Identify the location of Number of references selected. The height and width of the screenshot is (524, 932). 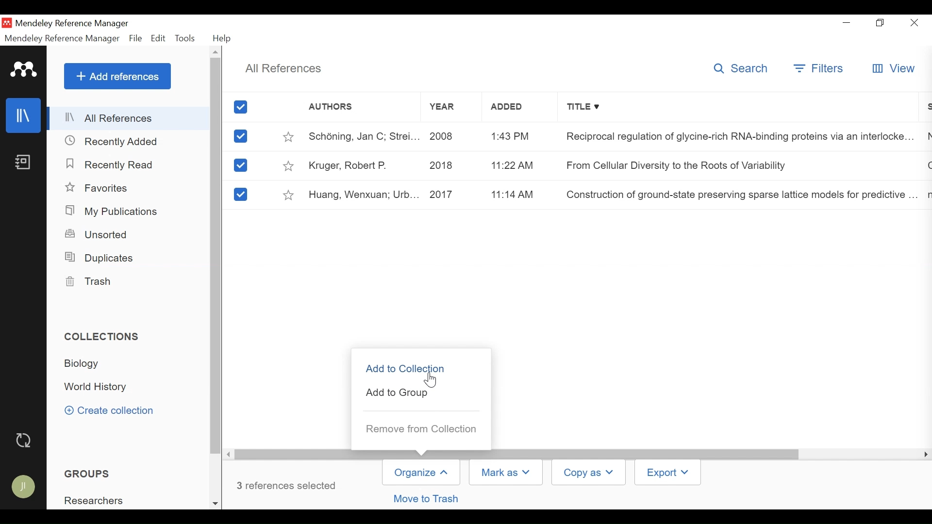
(287, 485).